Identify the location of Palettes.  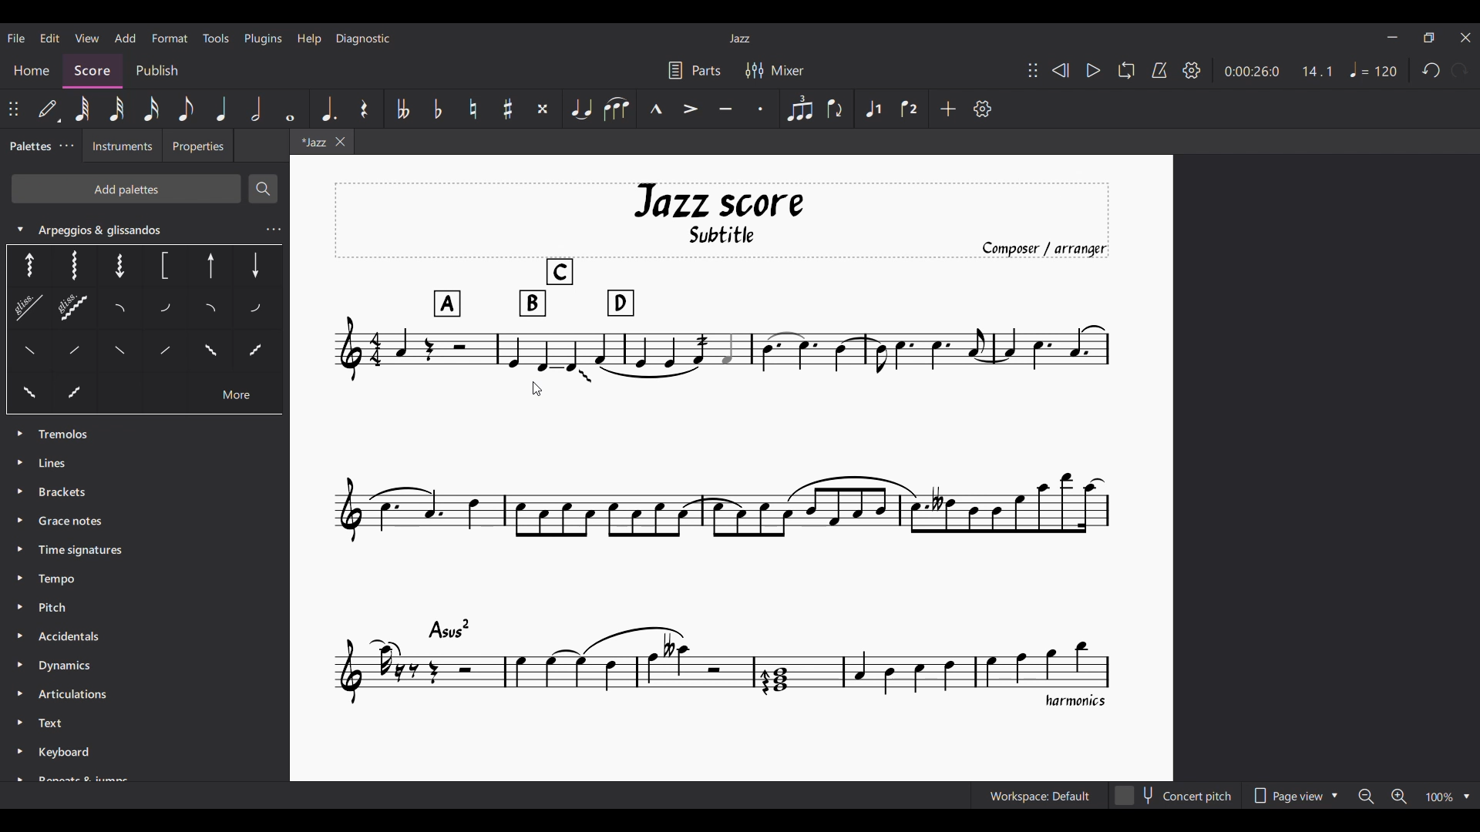
(27, 147).